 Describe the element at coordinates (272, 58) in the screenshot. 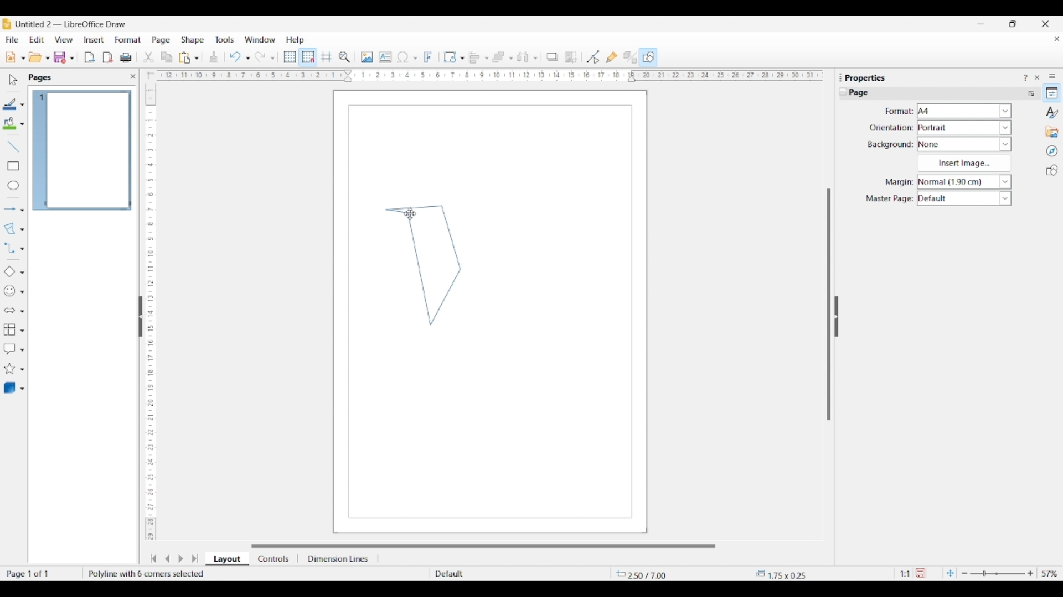

I see `Redo specific actions` at that location.